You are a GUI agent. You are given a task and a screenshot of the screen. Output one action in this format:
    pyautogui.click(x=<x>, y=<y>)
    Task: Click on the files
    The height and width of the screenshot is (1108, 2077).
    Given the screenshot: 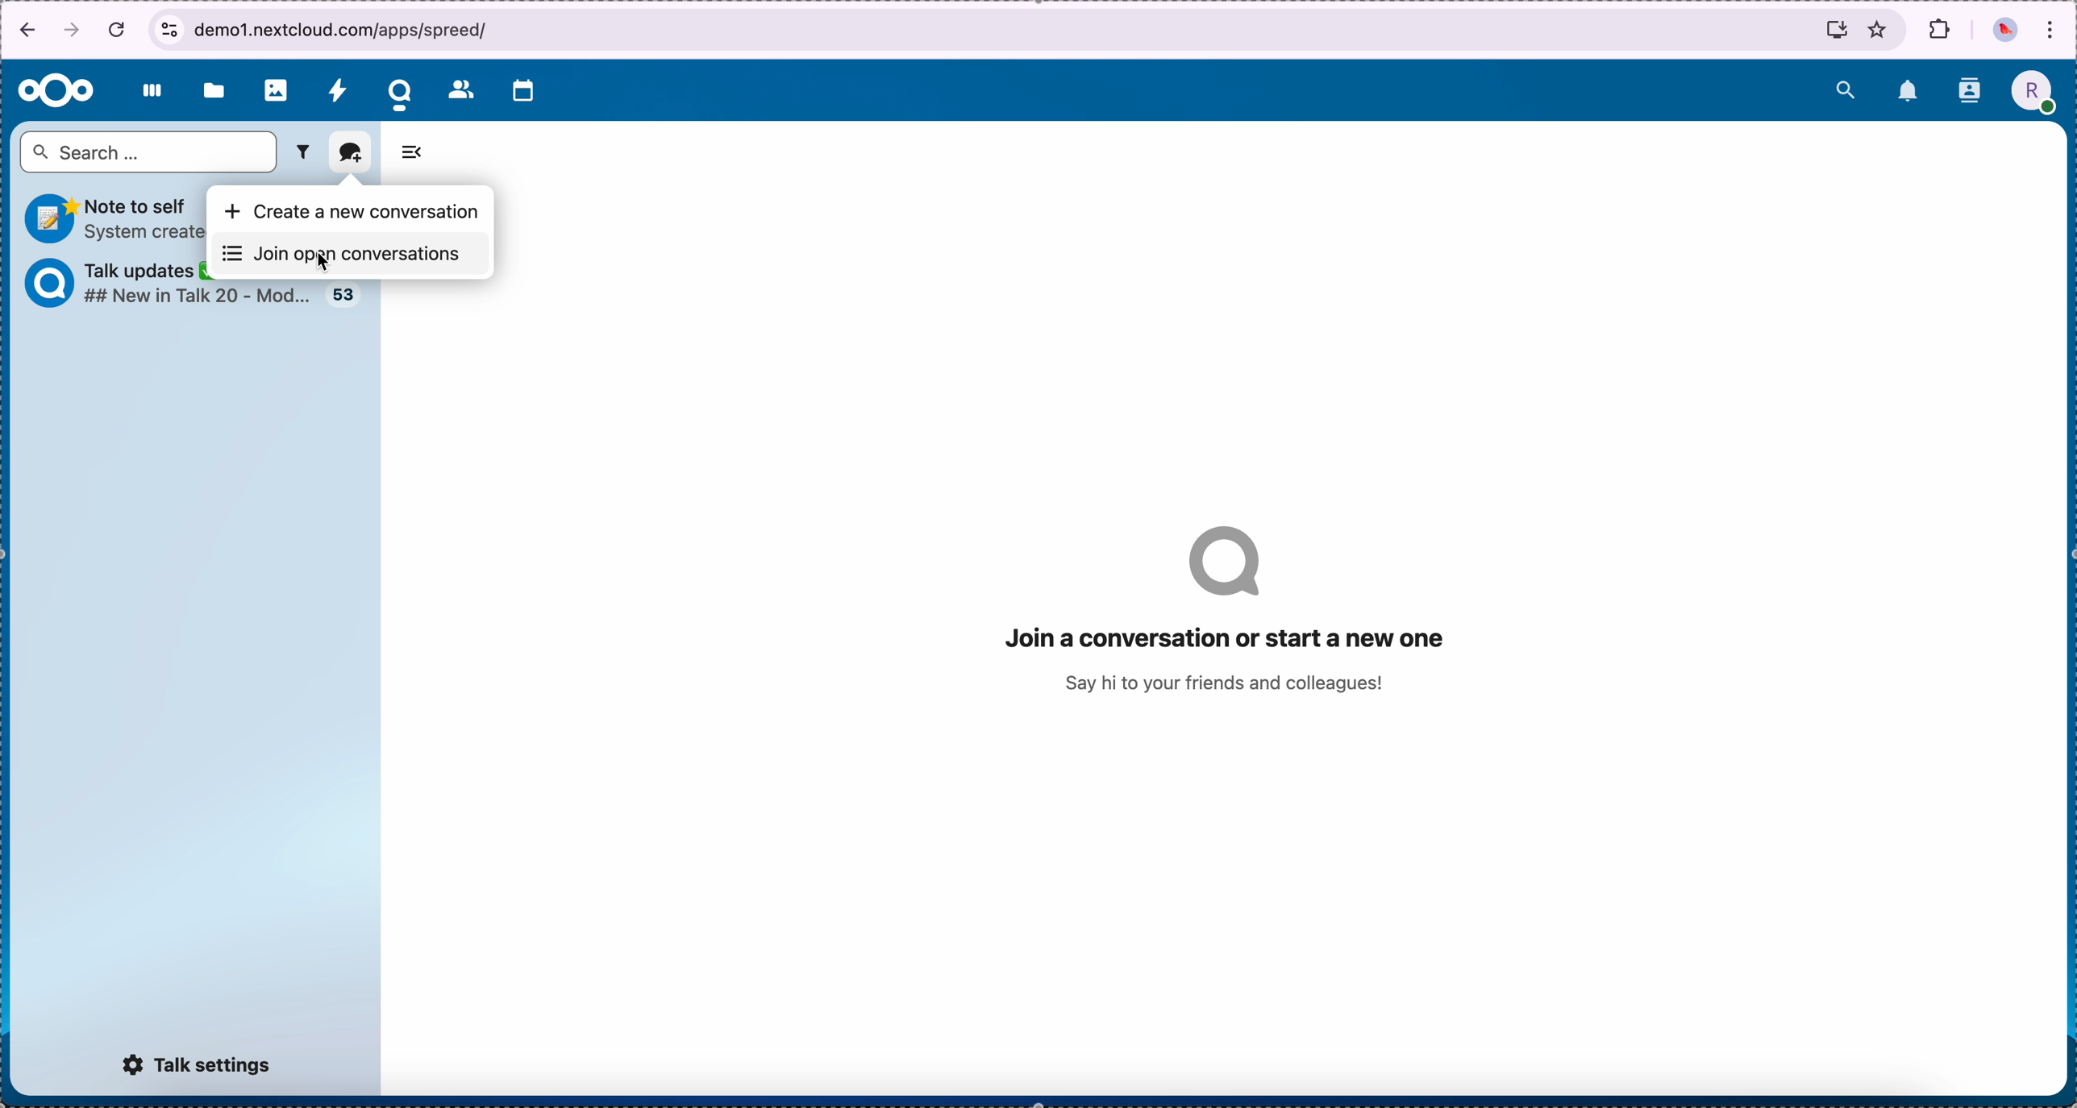 What is the action you would take?
    pyautogui.click(x=215, y=88)
    